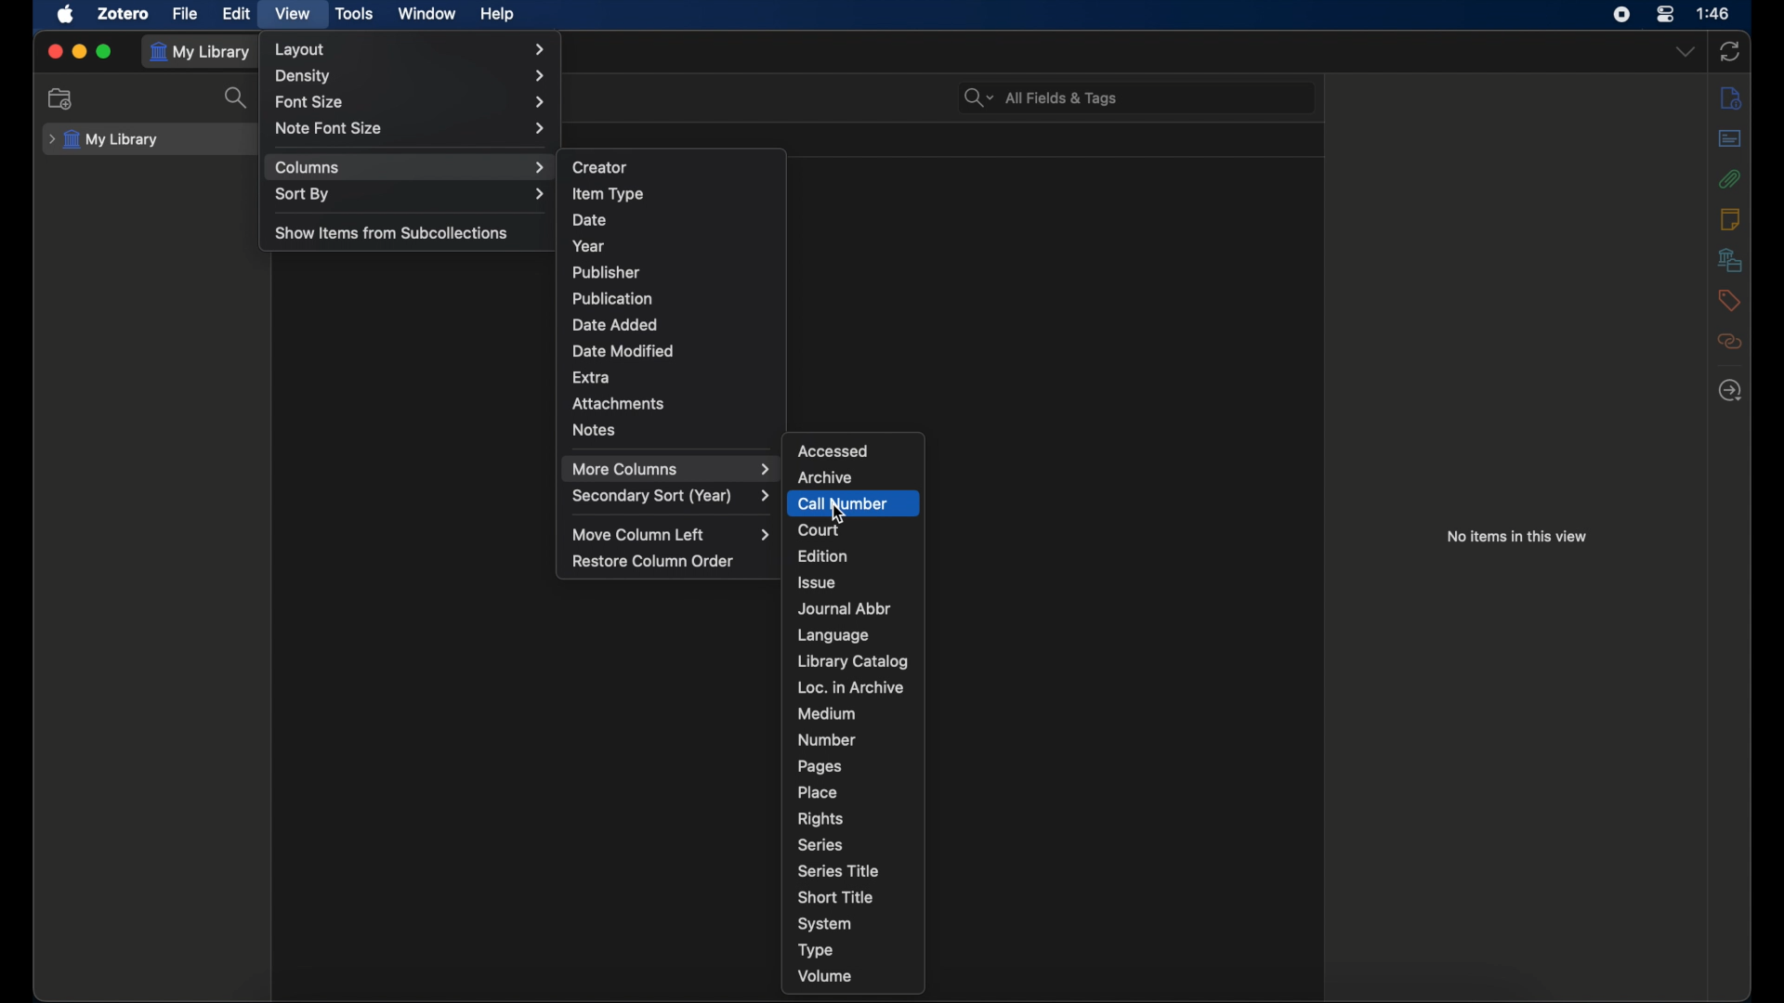  Describe the element at coordinates (1685, 51) in the screenshot. I see `dropdown` at that location.